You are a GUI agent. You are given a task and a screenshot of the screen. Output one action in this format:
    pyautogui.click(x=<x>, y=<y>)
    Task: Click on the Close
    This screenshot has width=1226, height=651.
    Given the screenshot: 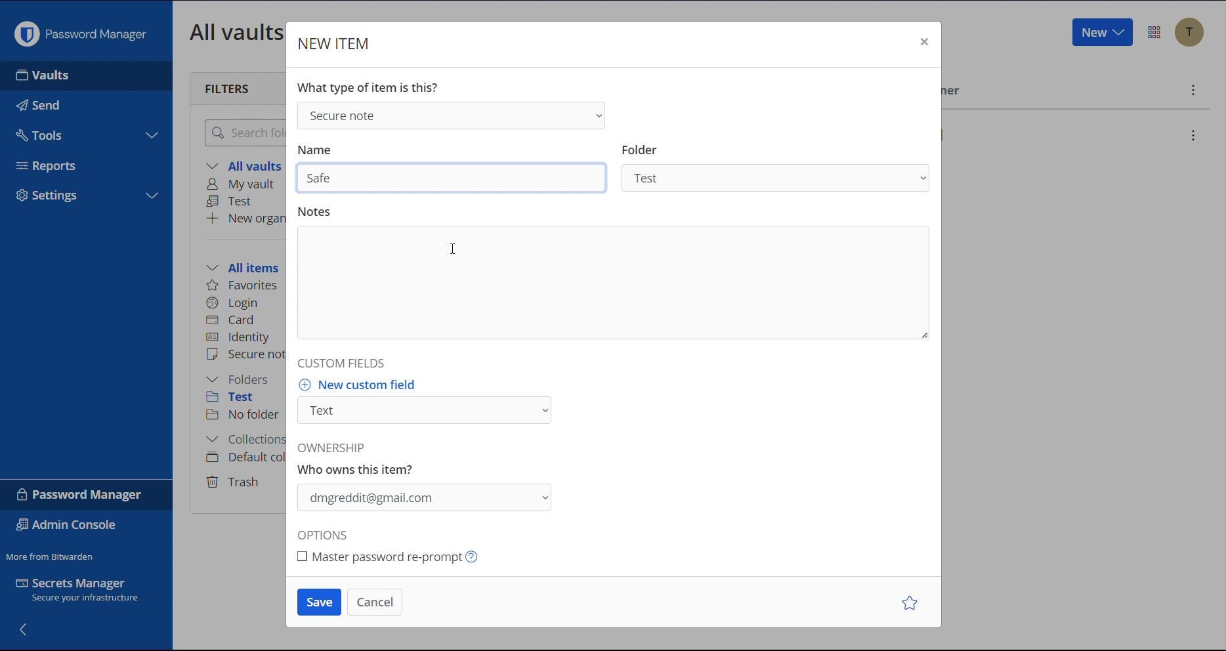 What is the action you would take?
    pyautogui.click(x=922, y=43)
    